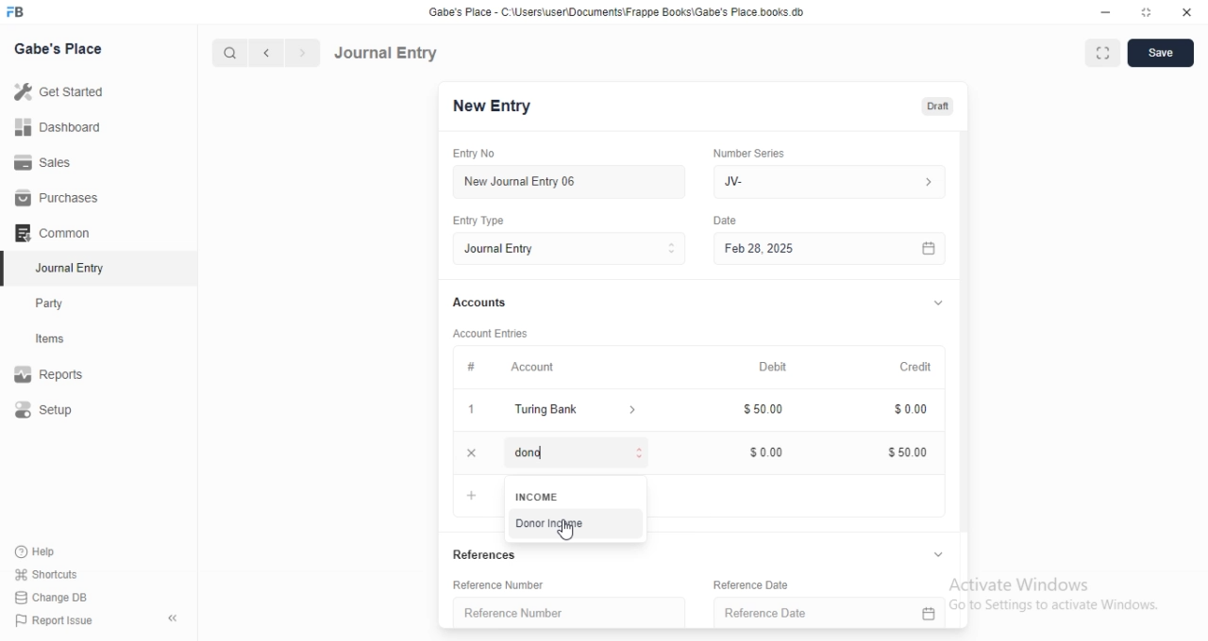  What do you see at coordinates (498, 332) in the screenshot?
I see `‘Account Entries.` at bounding box center [498, 332].